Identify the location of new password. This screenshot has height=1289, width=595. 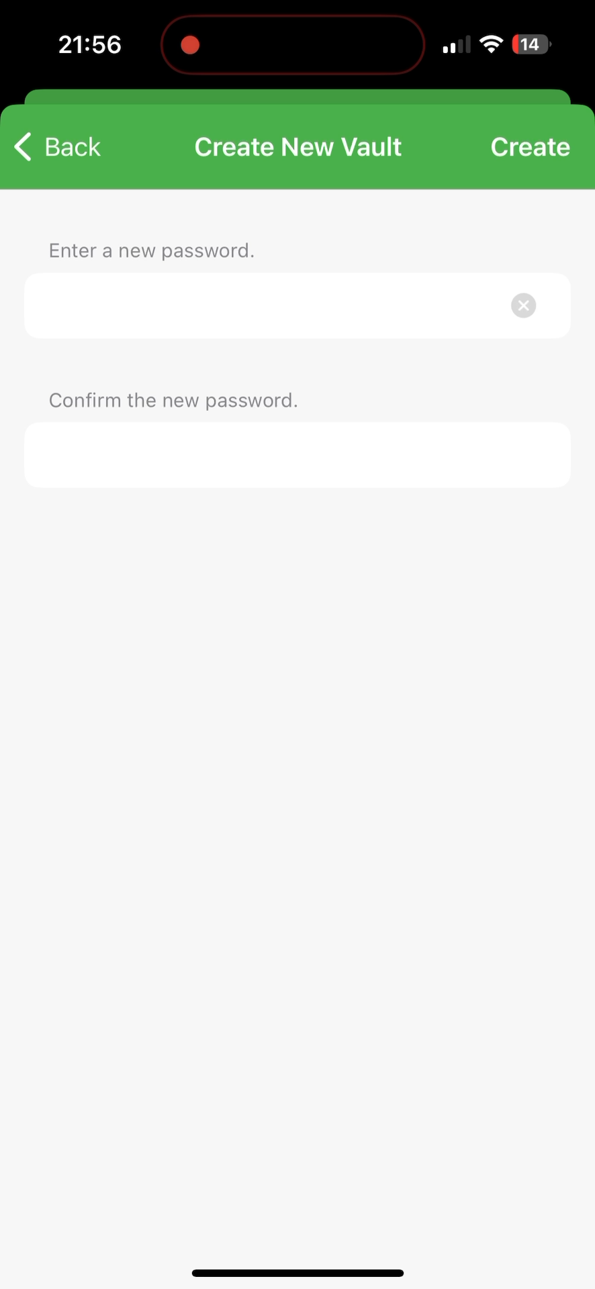
(297, 464).